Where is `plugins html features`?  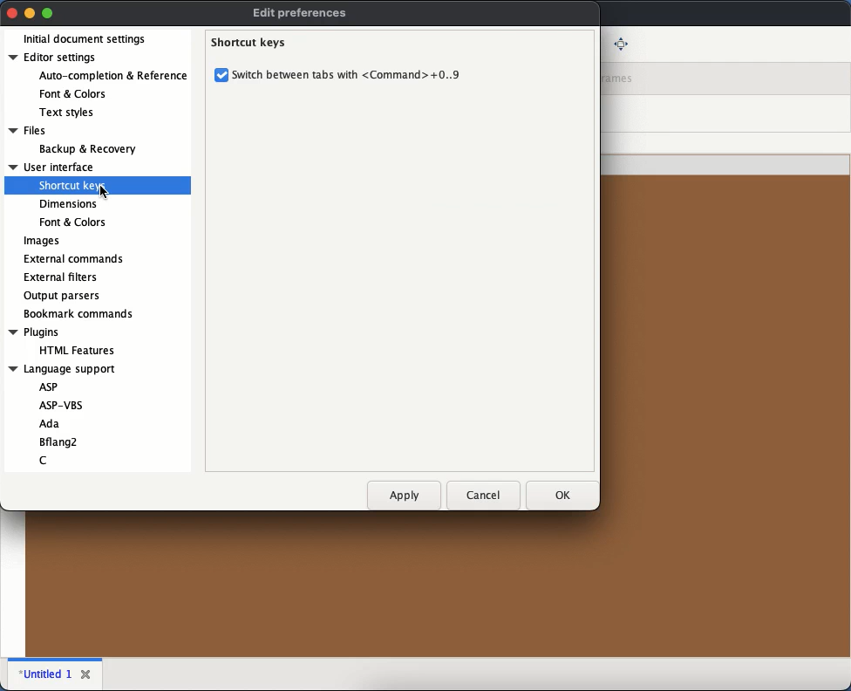
plugins html features is located at coordinates (35, 332).